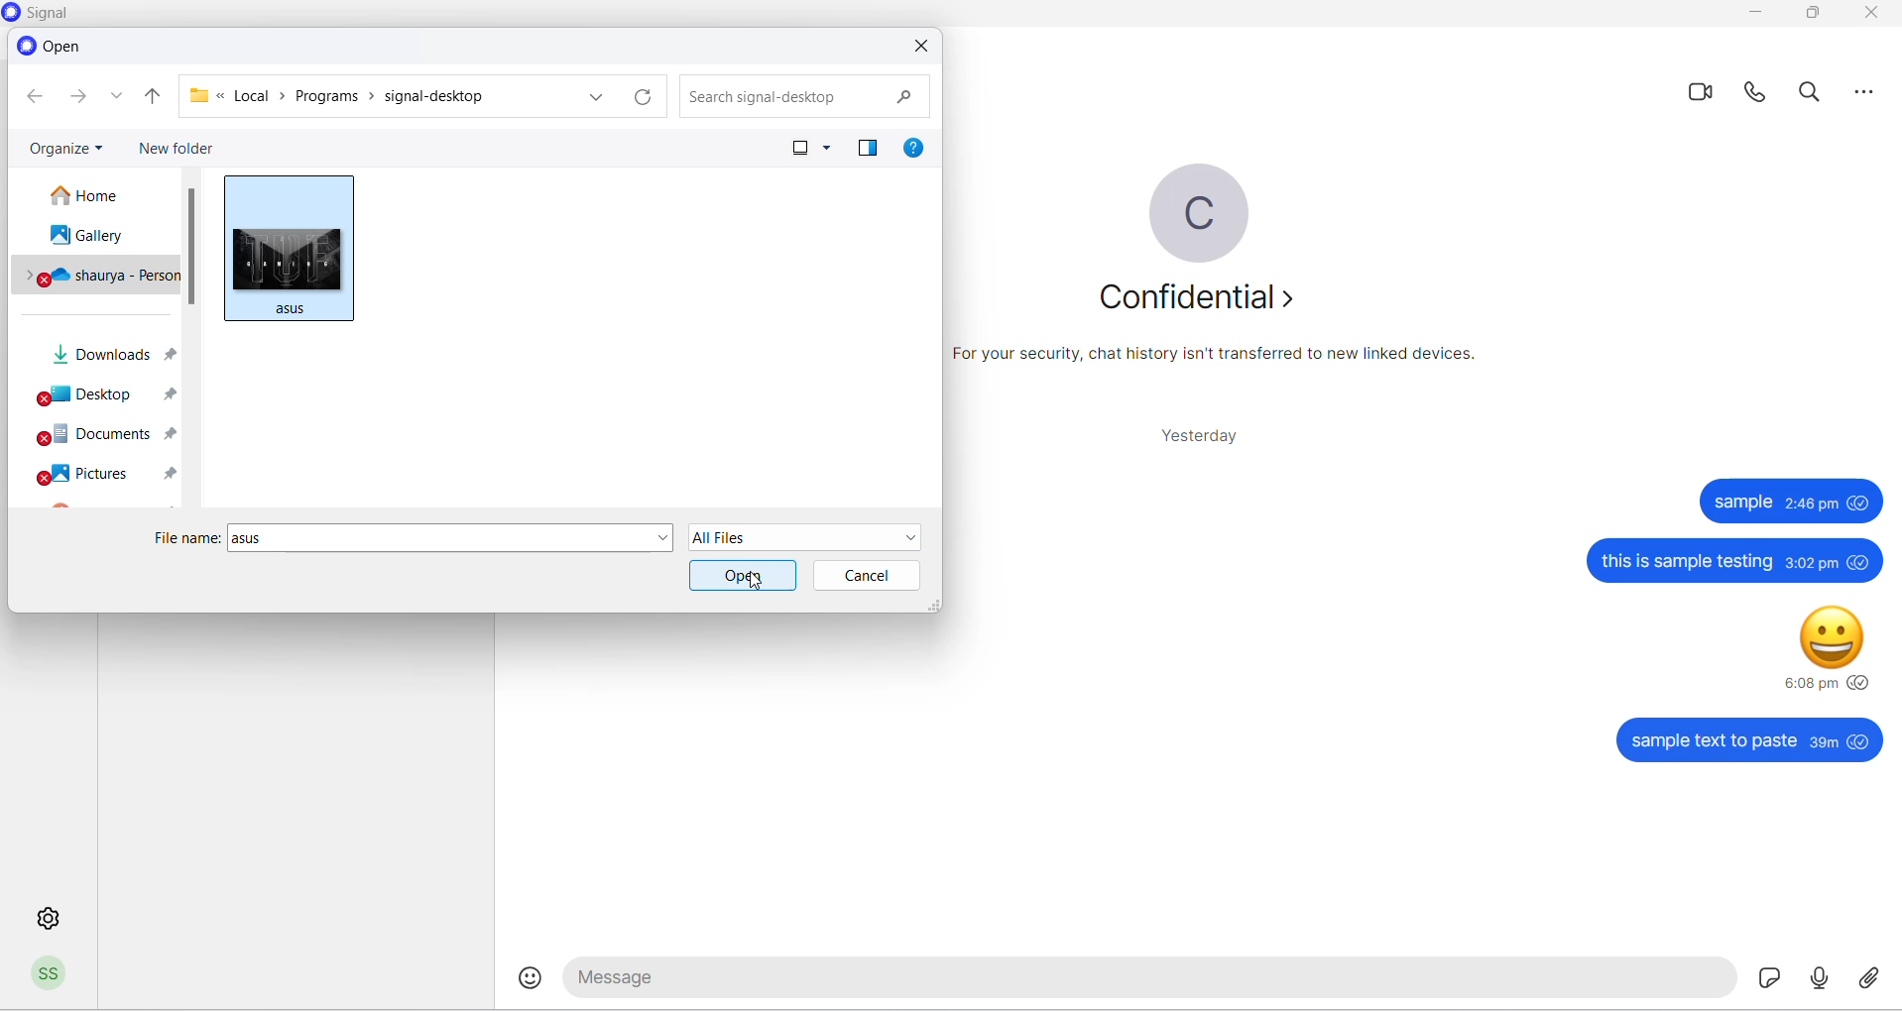 The height and width of the screenshot is (1011, 1902). What do you see at coordinates (1193, 435) in the screenshot?
I see `yesterday heading` at bounding box center [1193, 435].